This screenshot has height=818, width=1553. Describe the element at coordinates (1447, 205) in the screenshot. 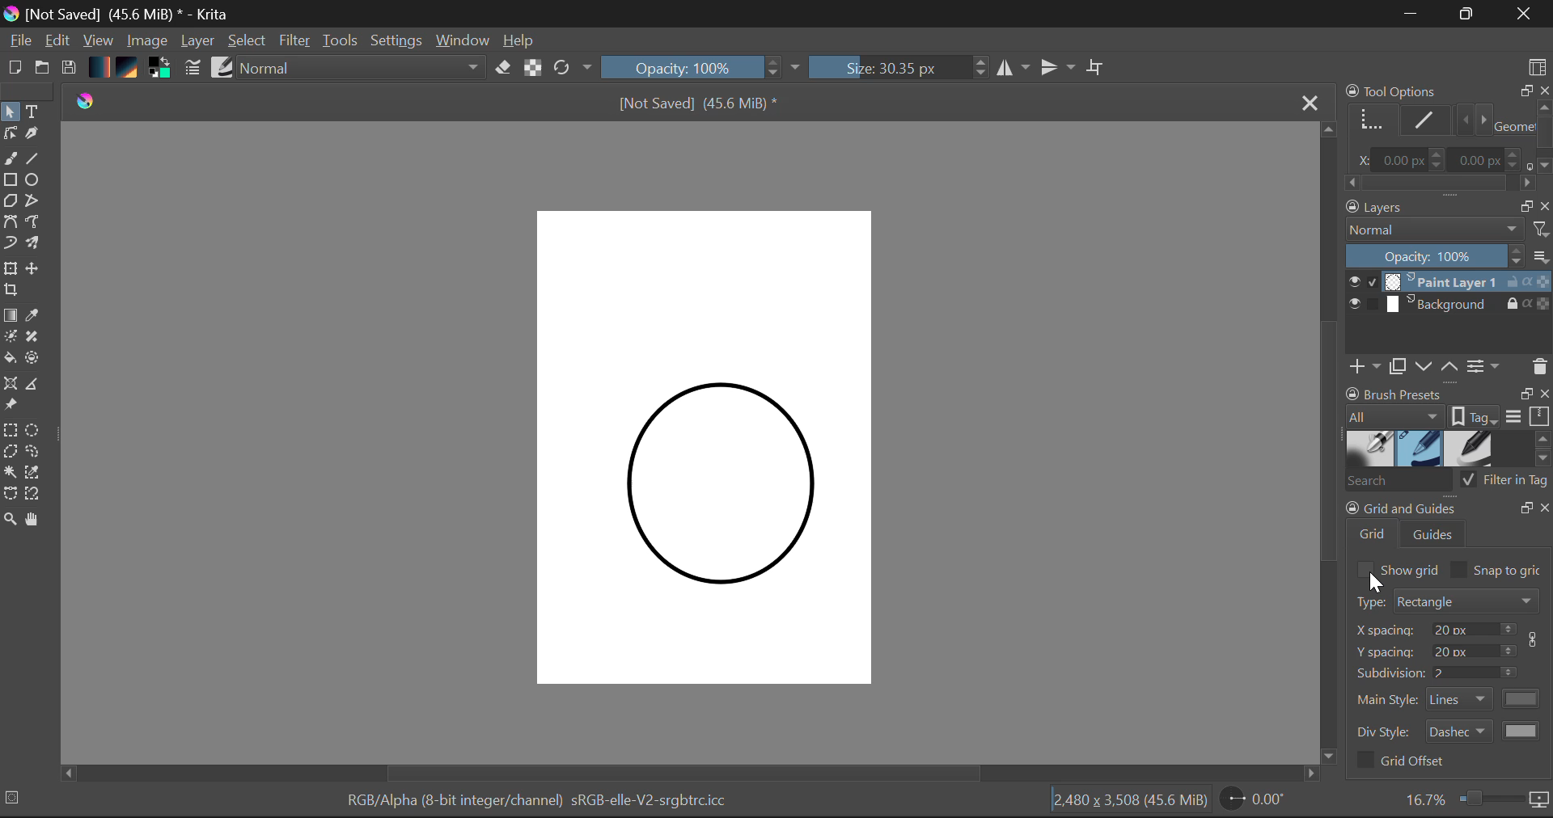

I see `Layers Docket Tab` at that location.